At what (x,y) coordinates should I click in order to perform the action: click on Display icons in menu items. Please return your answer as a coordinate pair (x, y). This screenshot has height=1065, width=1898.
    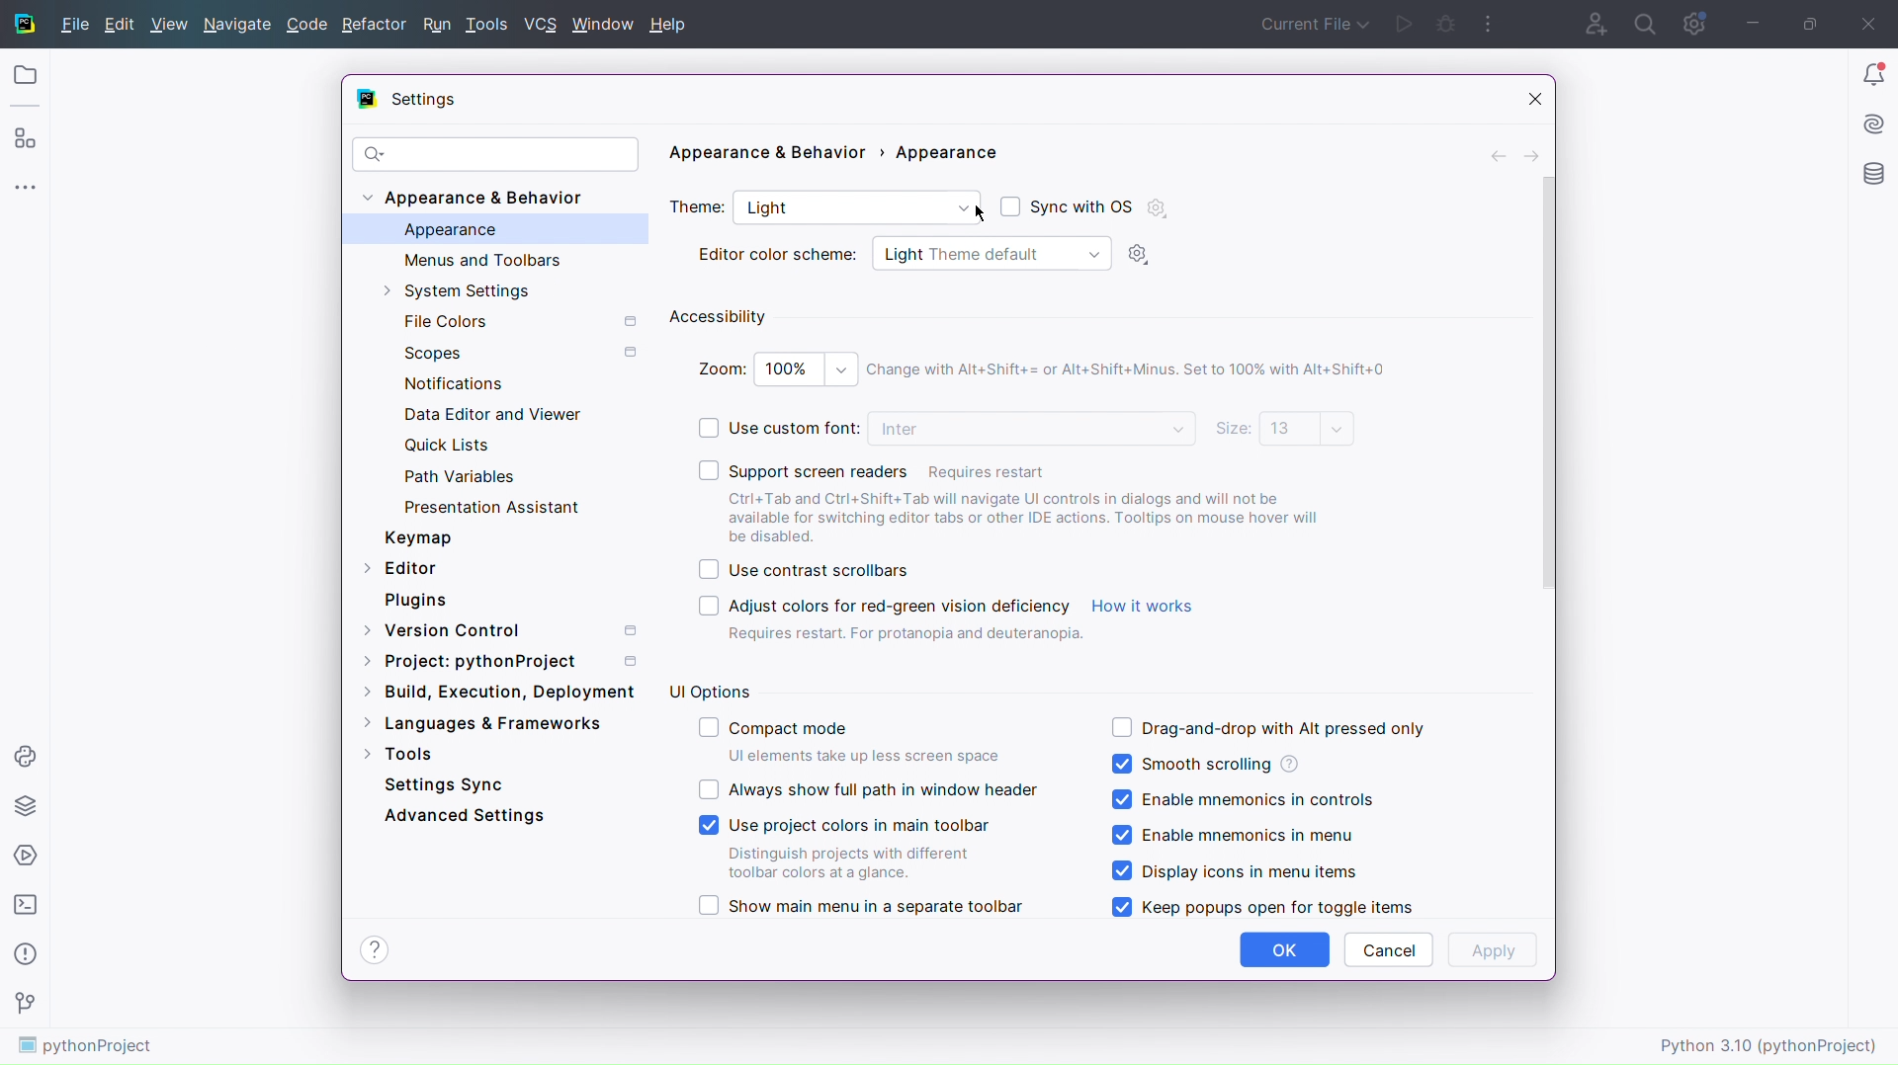
    Looking at the image, I should click on (1235, 870).